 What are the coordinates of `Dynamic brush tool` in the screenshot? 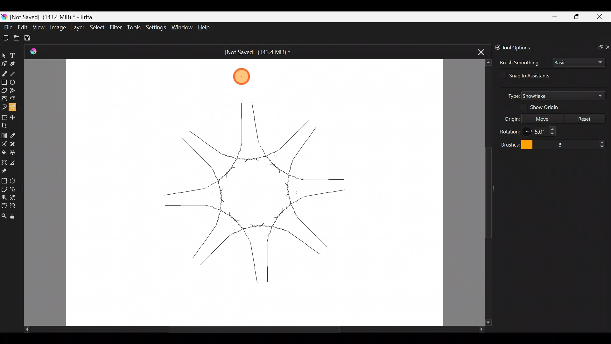 It's located at (4, 107).